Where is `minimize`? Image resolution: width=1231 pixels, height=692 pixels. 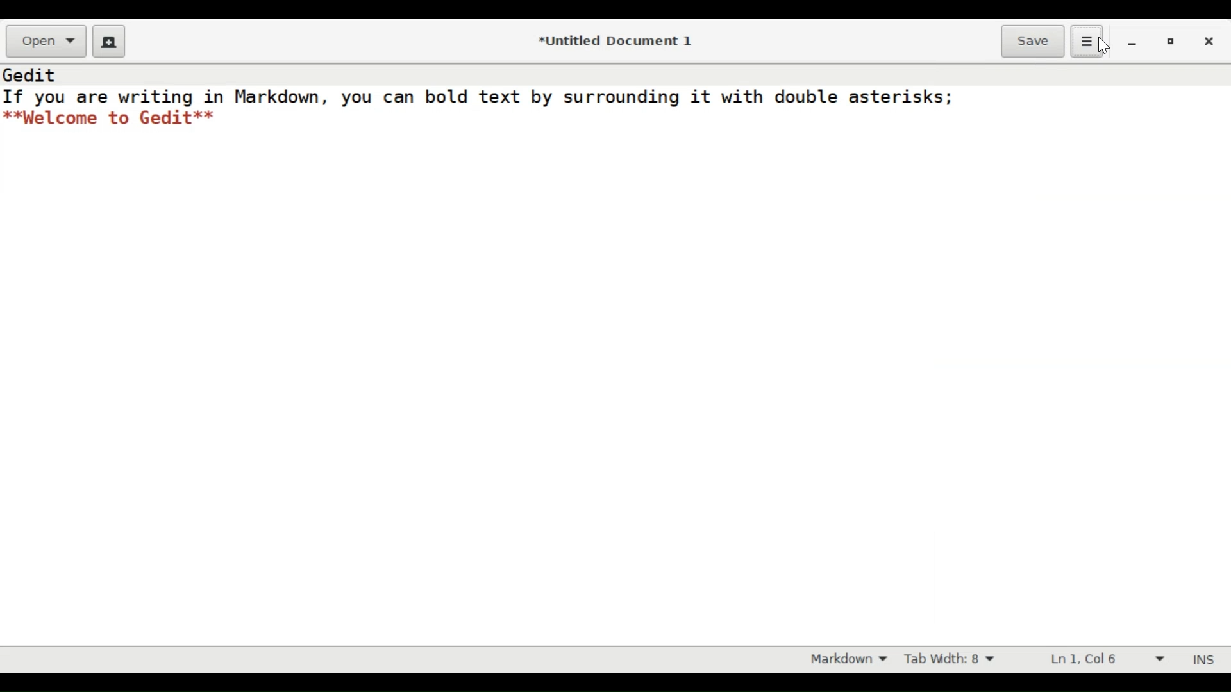 minimize is located at coordinates (1130, 44).